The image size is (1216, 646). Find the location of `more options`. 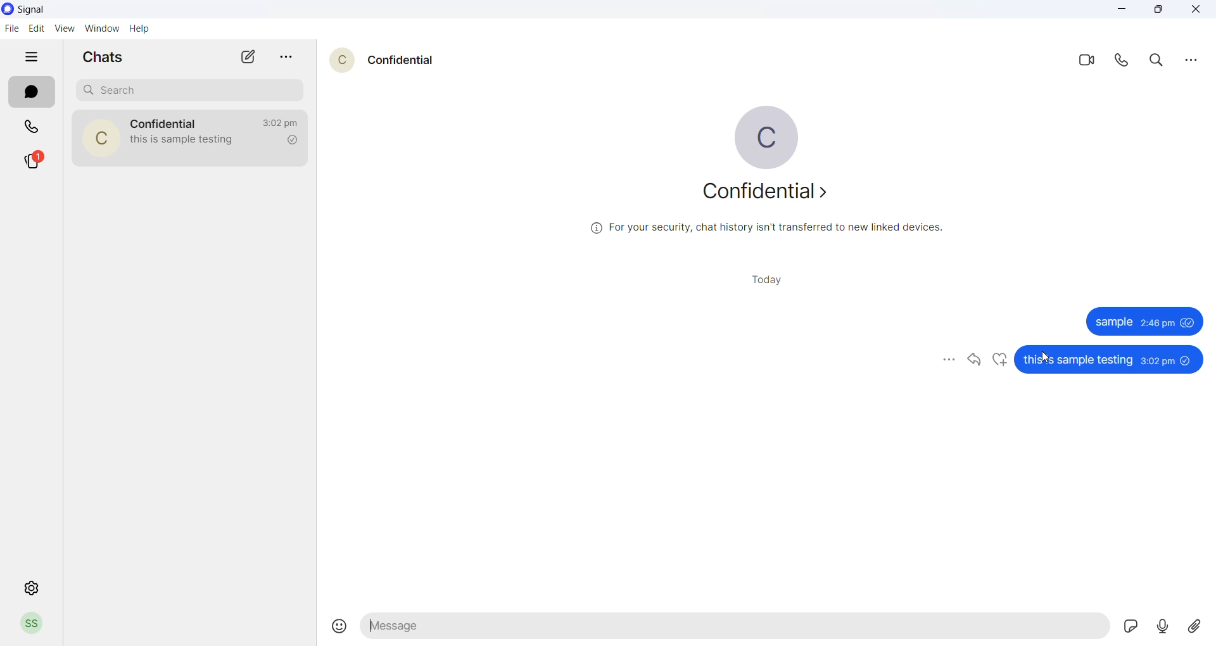

more options is located at coordinates (286, 55).